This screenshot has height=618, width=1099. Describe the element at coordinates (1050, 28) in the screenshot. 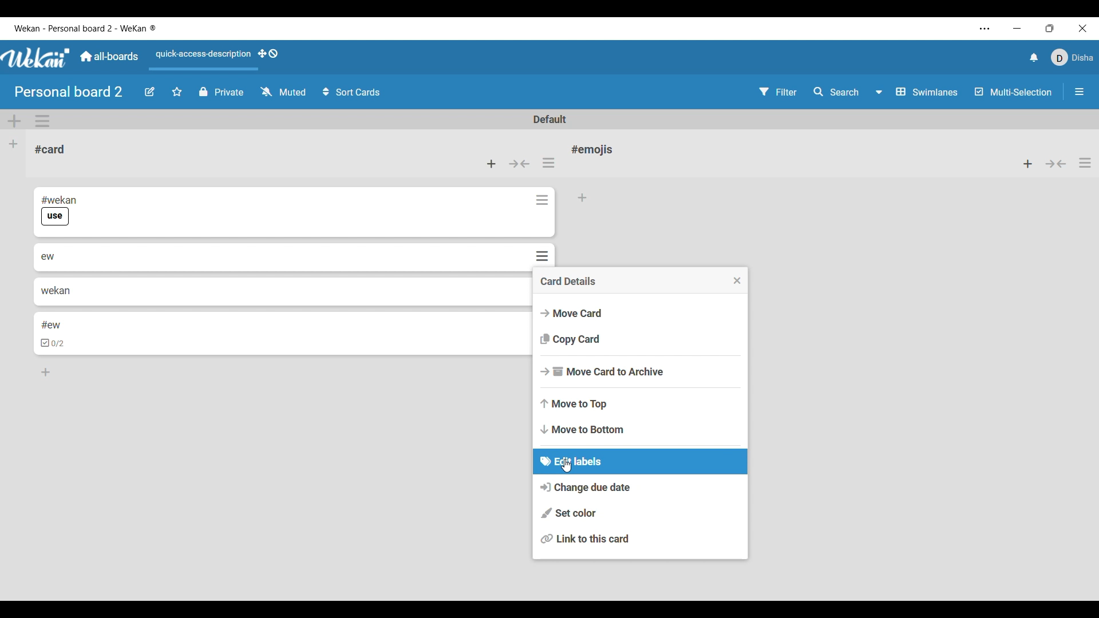

I see `Show interface in a smaller tab` at that location.